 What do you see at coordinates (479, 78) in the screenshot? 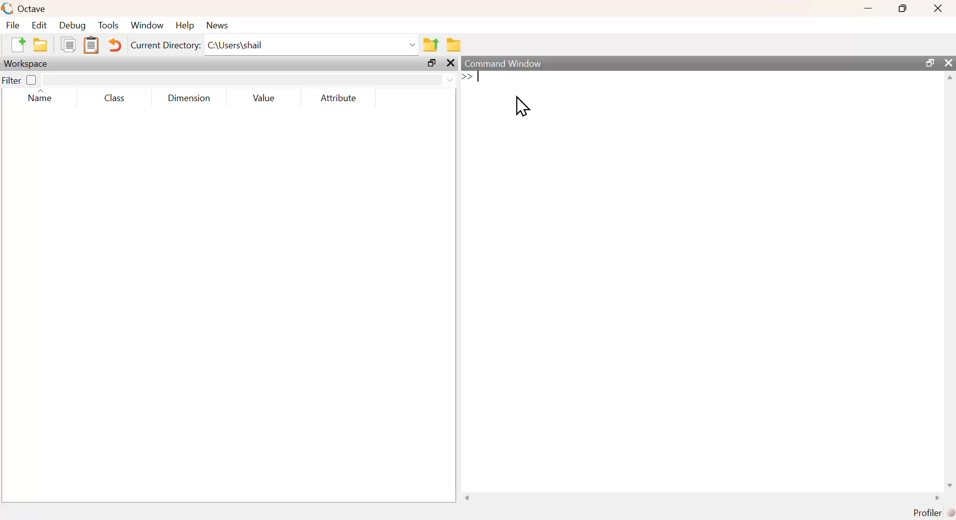
I see `text cursor` at bounding box center [479, 78].